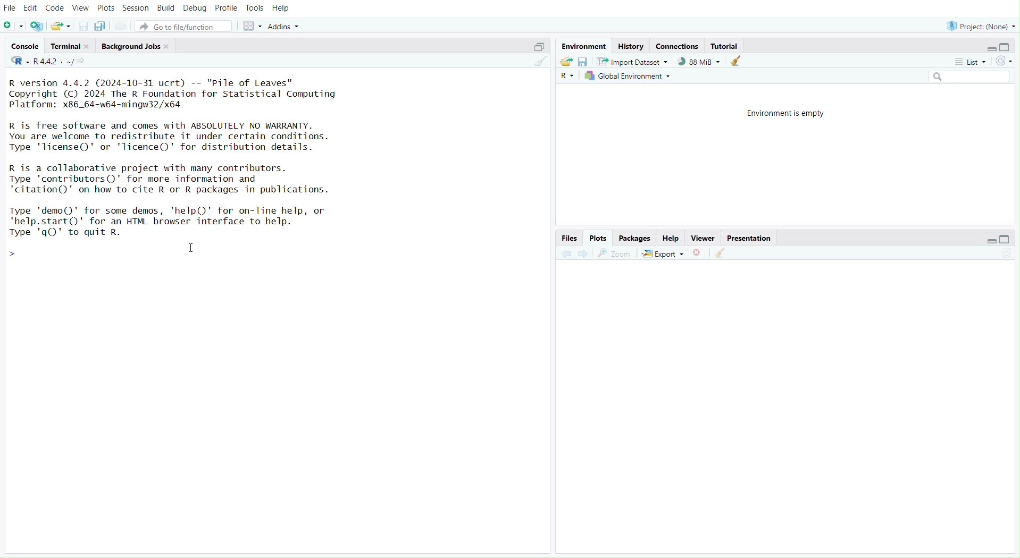 This screenshot has height=558, width=1020. Describe the element at coordinates (989, 241) in the screenshot. I see `Minimize` at that location.